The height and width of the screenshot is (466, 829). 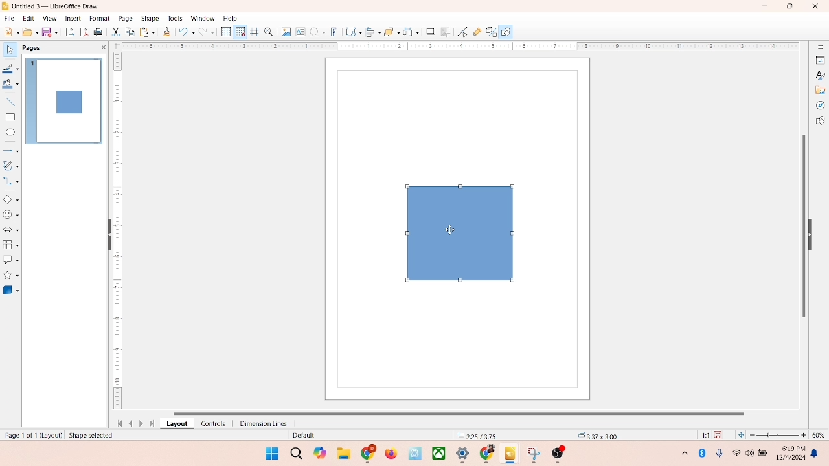 What do you see at coordinates (477, 434) in the screenshot?
I see `coordinates` at bounding box center [477, 434].